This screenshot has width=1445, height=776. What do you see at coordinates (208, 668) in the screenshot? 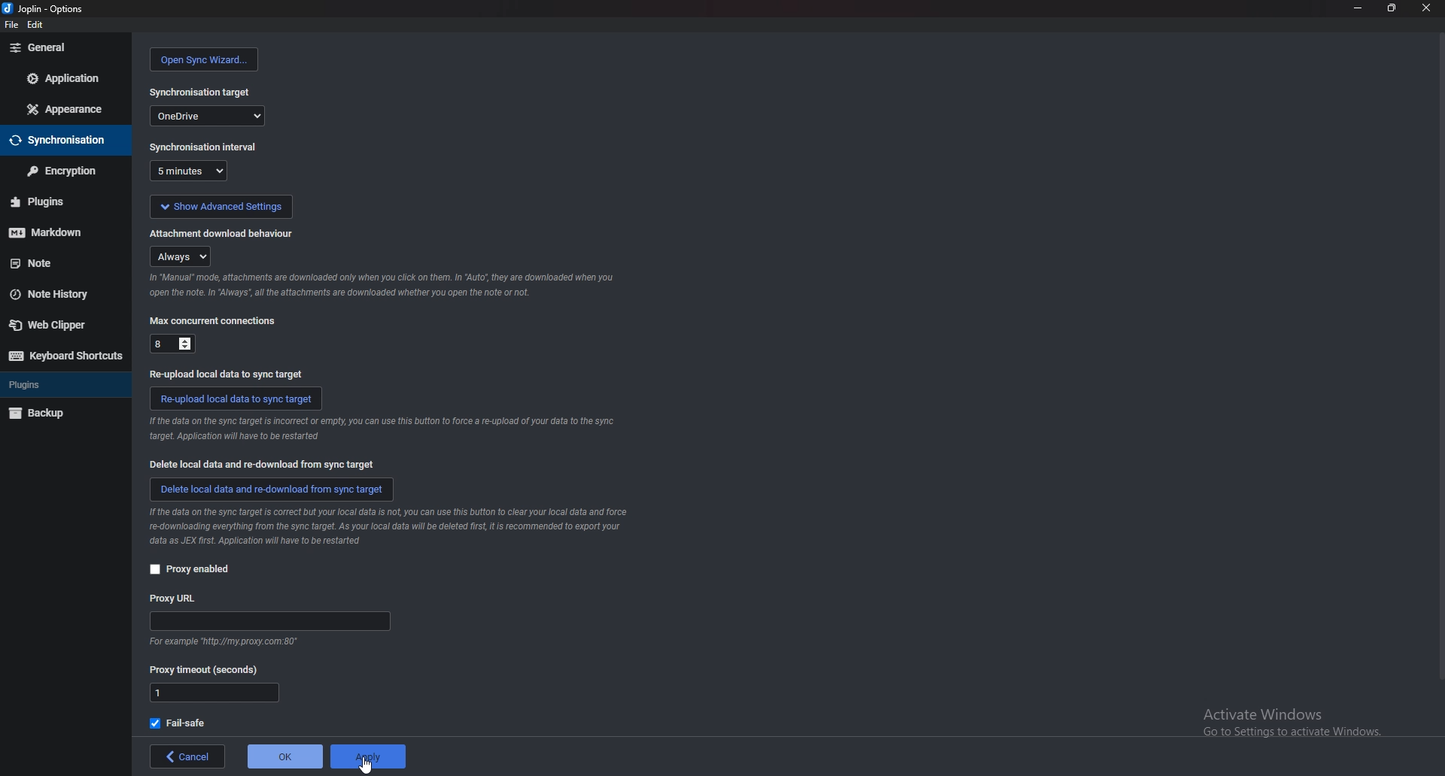
I see `proxy timeout` at bounding box center [208, 668].